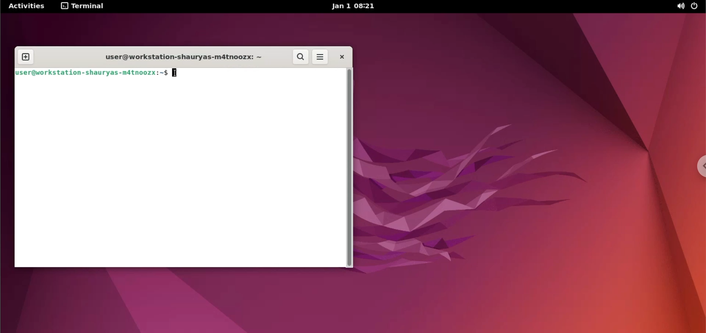  I want to click on chrome options, so click(696, 165).